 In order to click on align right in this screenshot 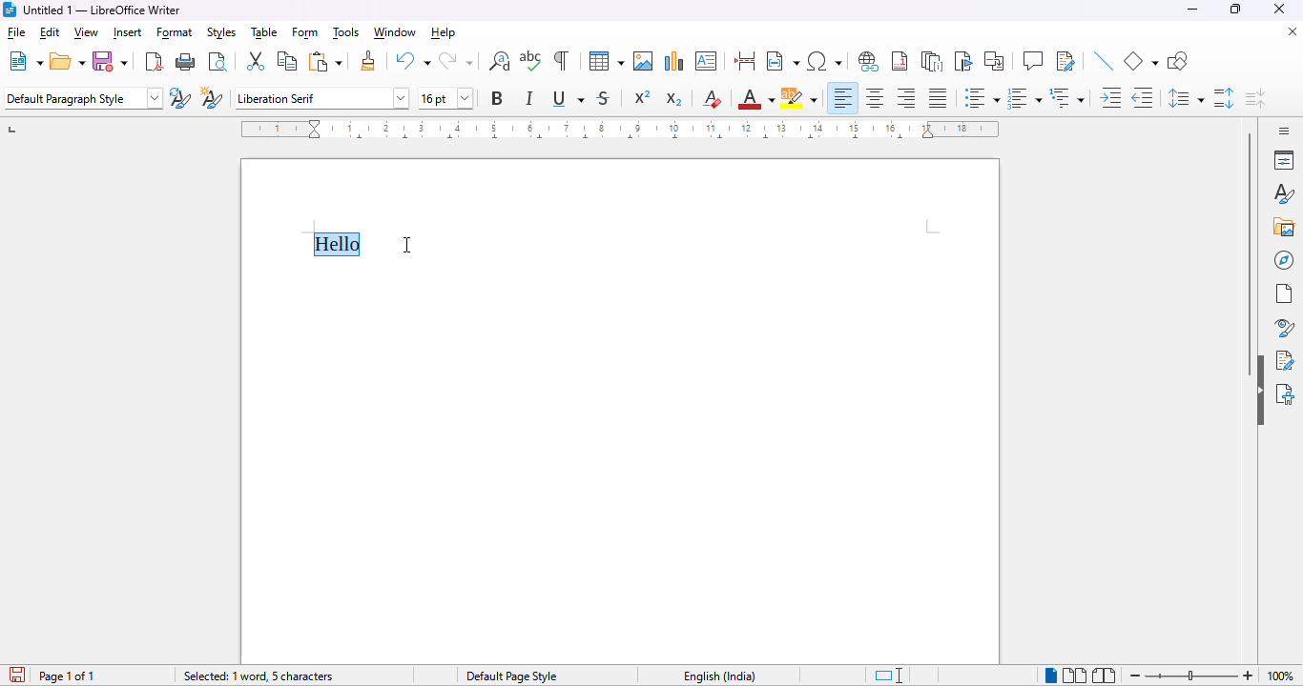, I will do `click(906, 98)`.